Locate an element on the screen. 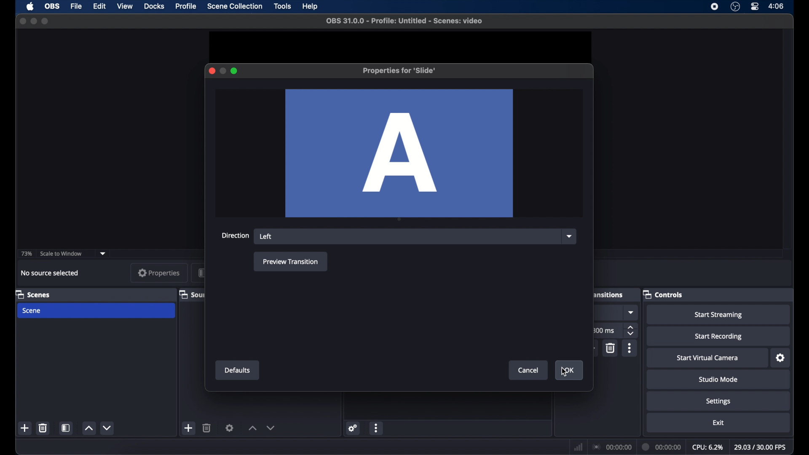 The image size is (809, 455). scene transitions is located at coordinates (611, 294).